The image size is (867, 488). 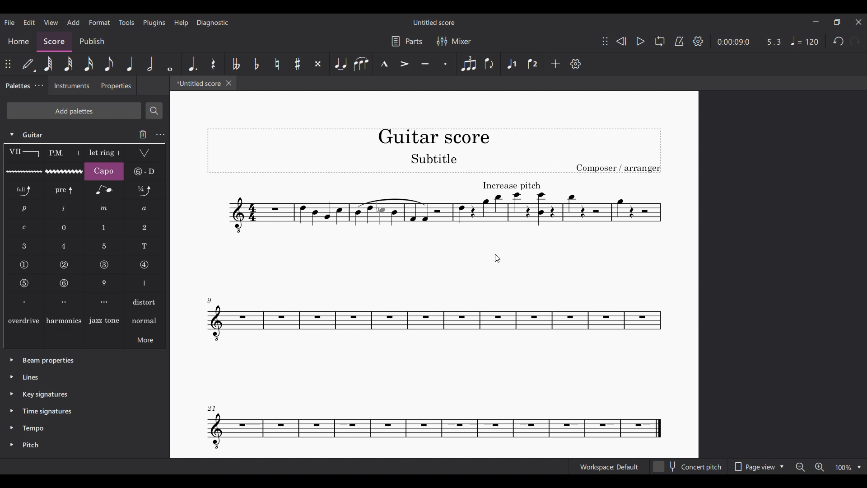 What do you see at coordinates (407, 41) in the screenshot?
I see `Parts settings` at bounding box center [407, 41].